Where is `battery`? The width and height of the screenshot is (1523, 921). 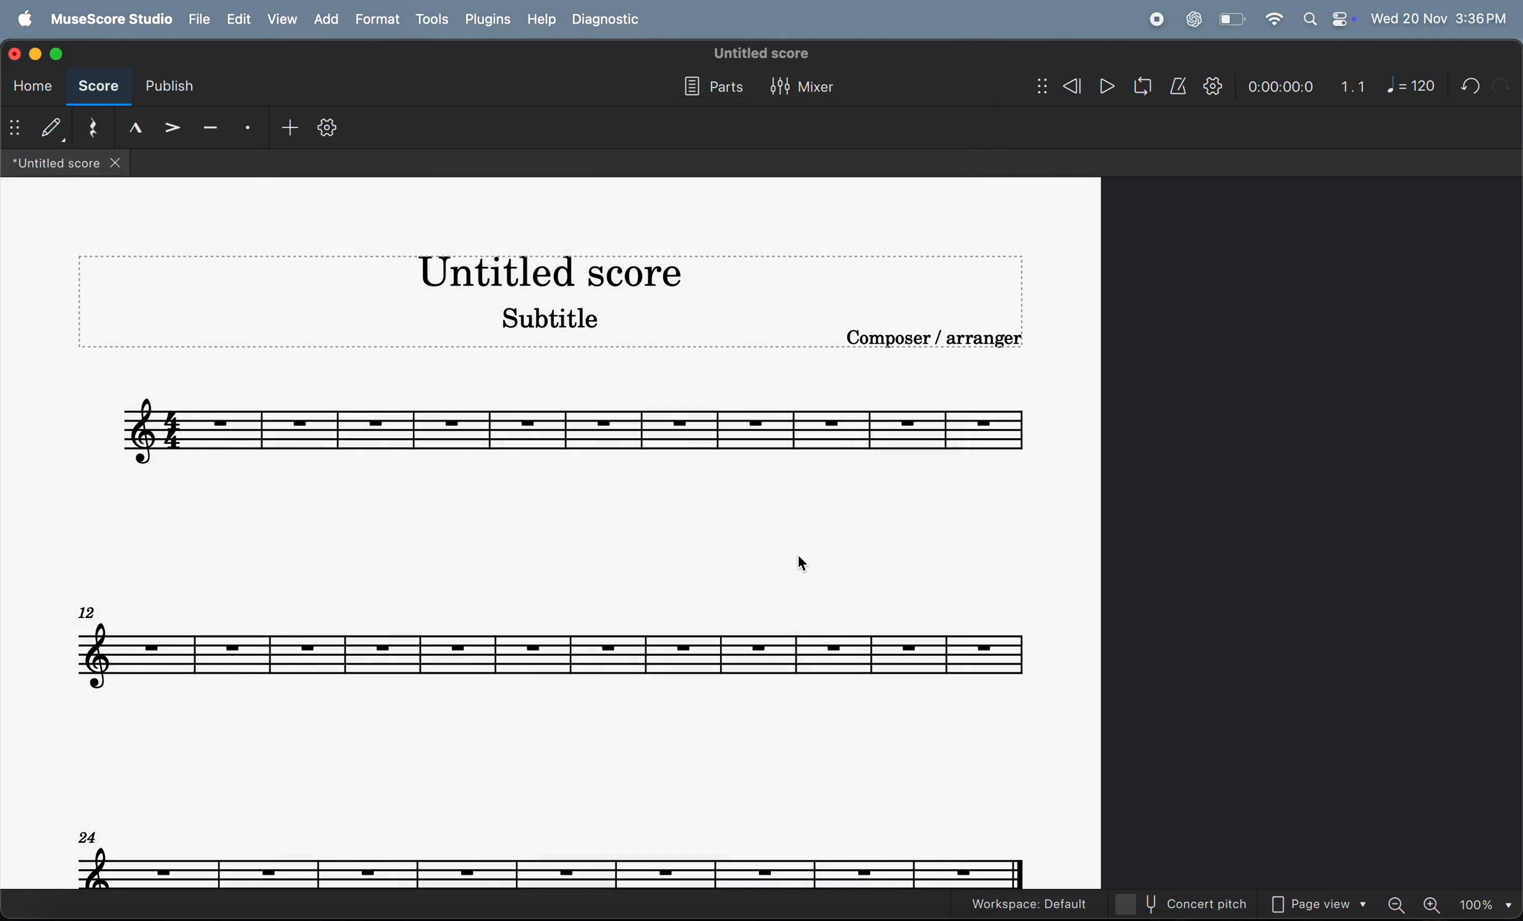 battery is located at coordinates (1230, 20).